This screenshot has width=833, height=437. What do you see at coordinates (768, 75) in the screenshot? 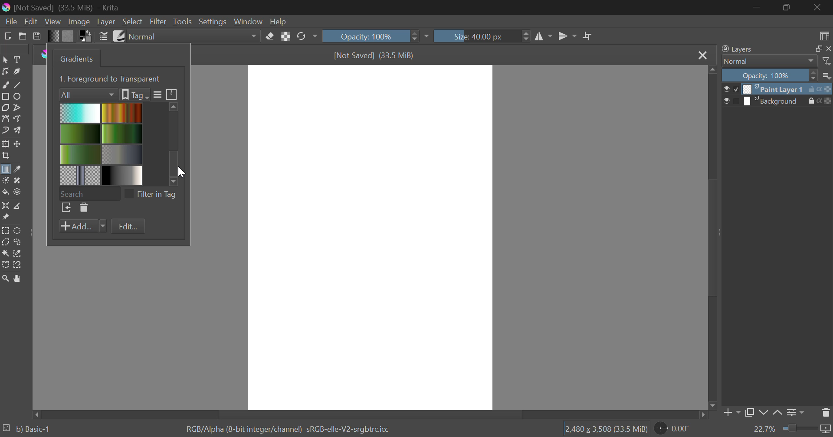
I see `Opacity 100%` at bounding box center [768, 75].